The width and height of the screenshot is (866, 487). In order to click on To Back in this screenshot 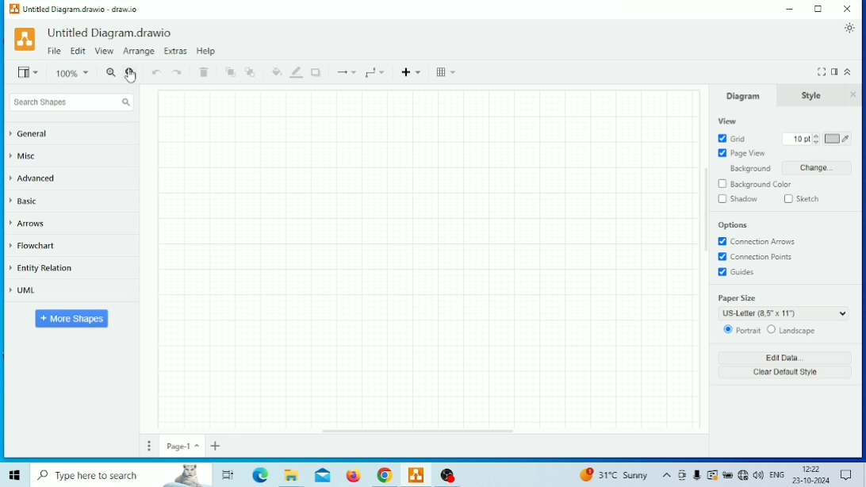, I will do `click(251, 72)`.